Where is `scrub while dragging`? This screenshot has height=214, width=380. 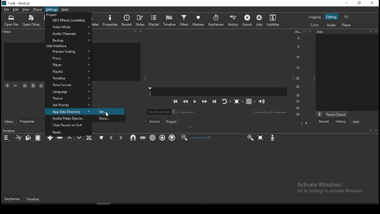
scrub while dragging is located at coordinates (142, 138).